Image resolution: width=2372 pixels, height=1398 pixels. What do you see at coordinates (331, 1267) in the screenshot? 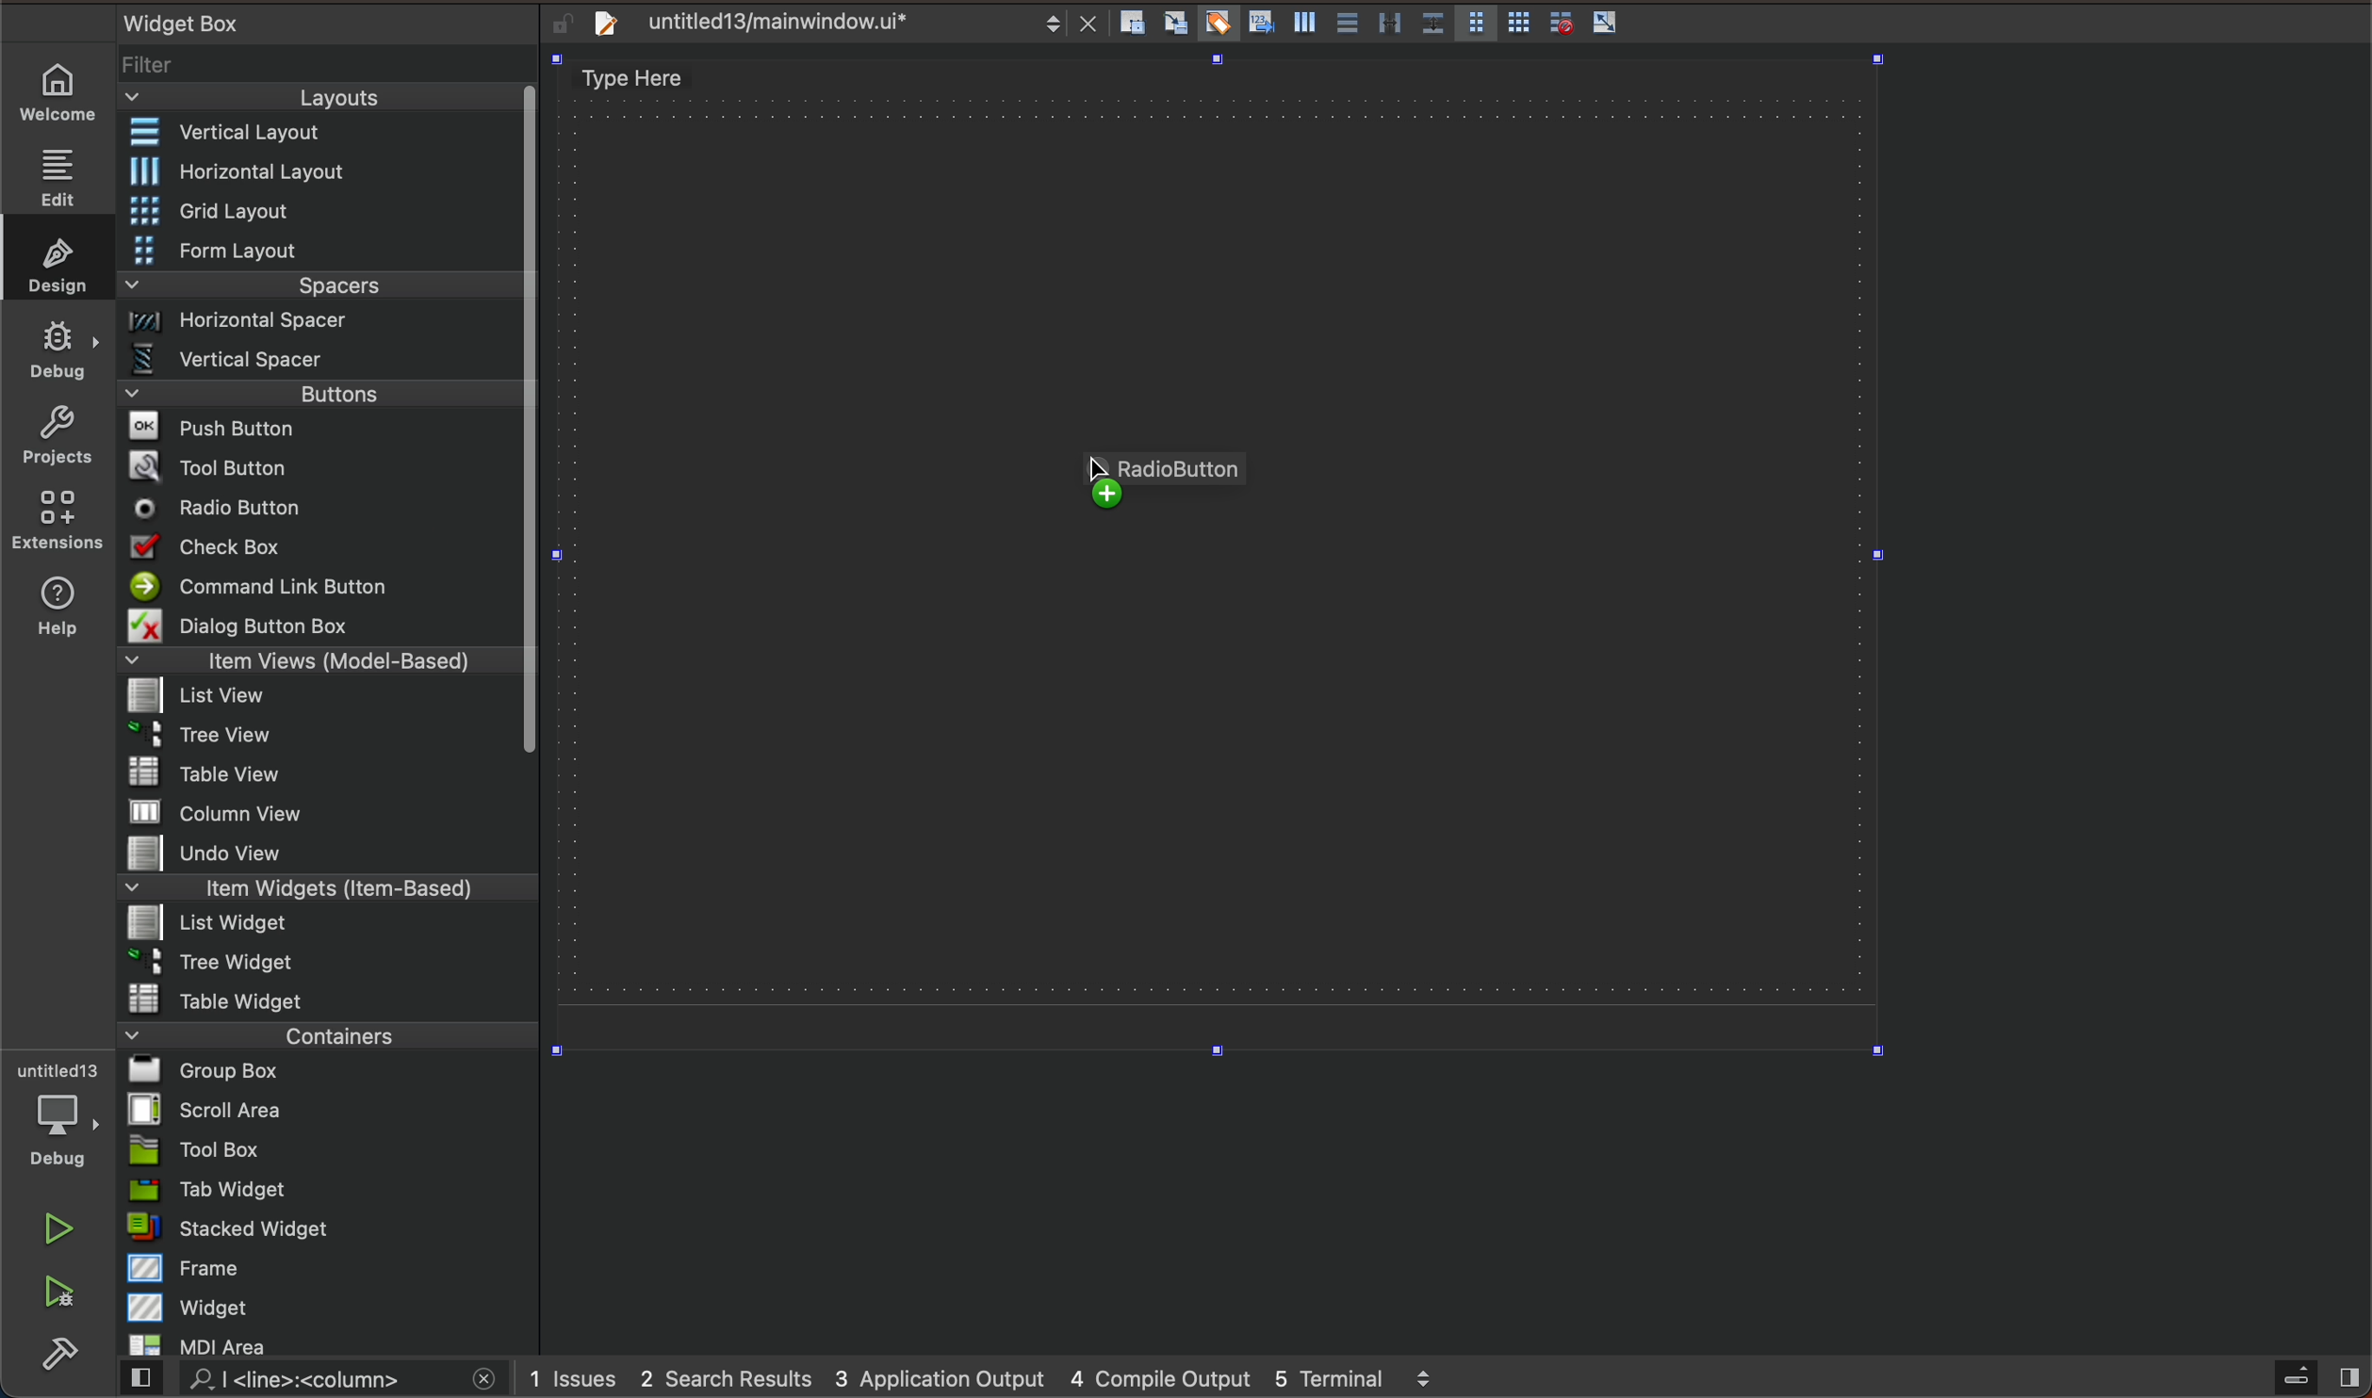
I see `frame` at bounding box center [331, 1267].